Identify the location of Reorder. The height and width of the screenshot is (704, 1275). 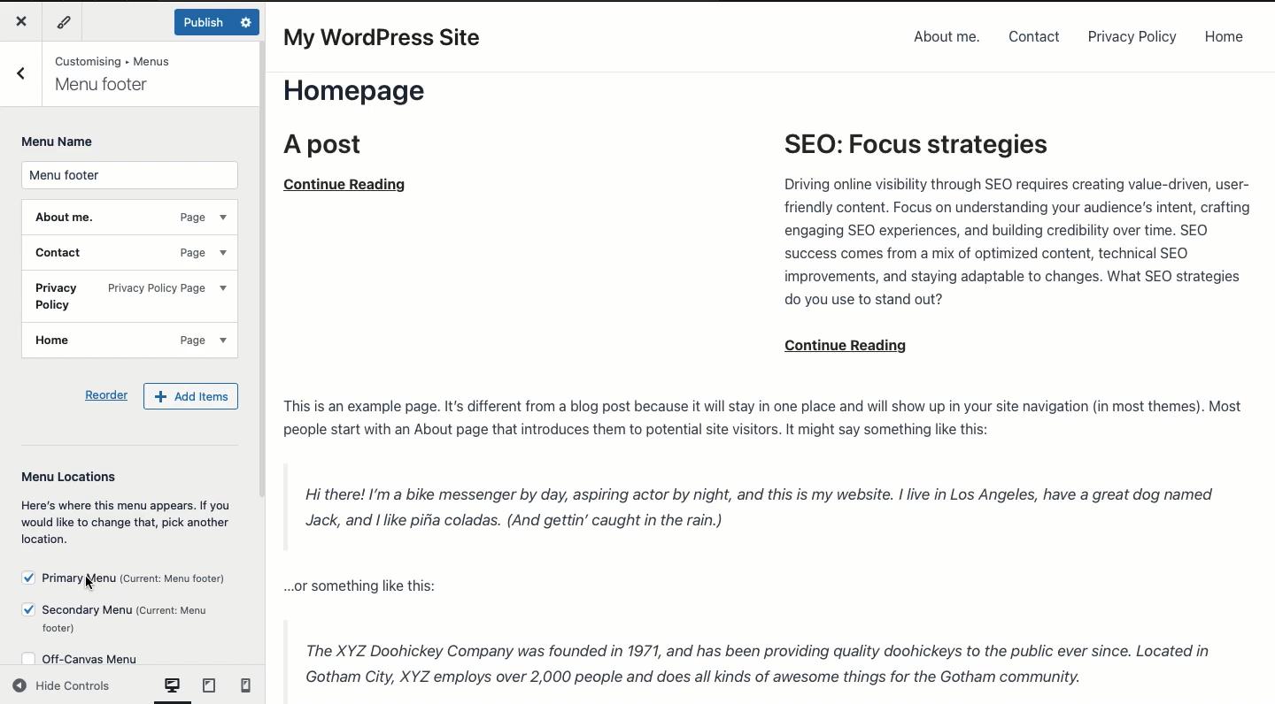
(107, 394).